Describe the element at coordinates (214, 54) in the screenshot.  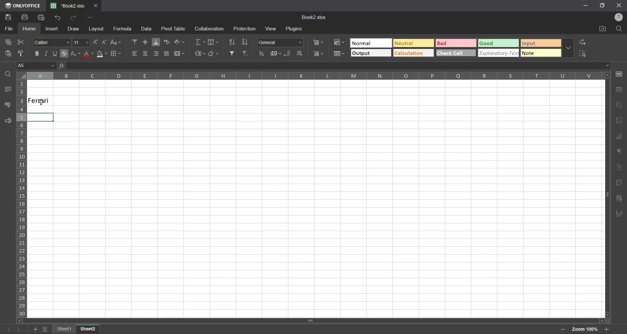
I see `clear` at that location.